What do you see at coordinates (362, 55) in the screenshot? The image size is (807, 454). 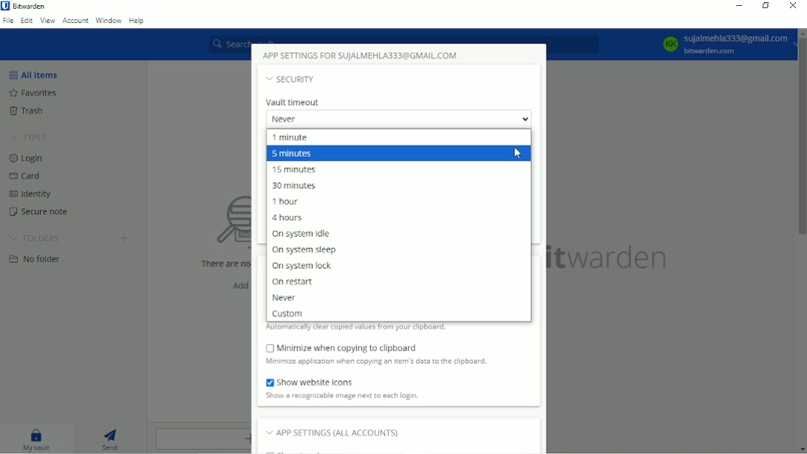 I see `App settings for SUJALMEHLA333@GMAIL.COM` at bounding box center [362, 55].